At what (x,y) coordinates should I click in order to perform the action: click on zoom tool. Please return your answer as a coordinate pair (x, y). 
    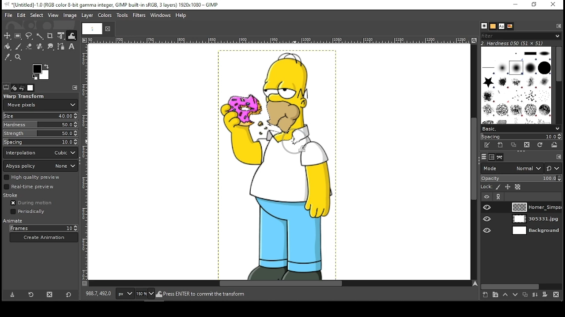
    Looking at the image, I should click on (19, 58).